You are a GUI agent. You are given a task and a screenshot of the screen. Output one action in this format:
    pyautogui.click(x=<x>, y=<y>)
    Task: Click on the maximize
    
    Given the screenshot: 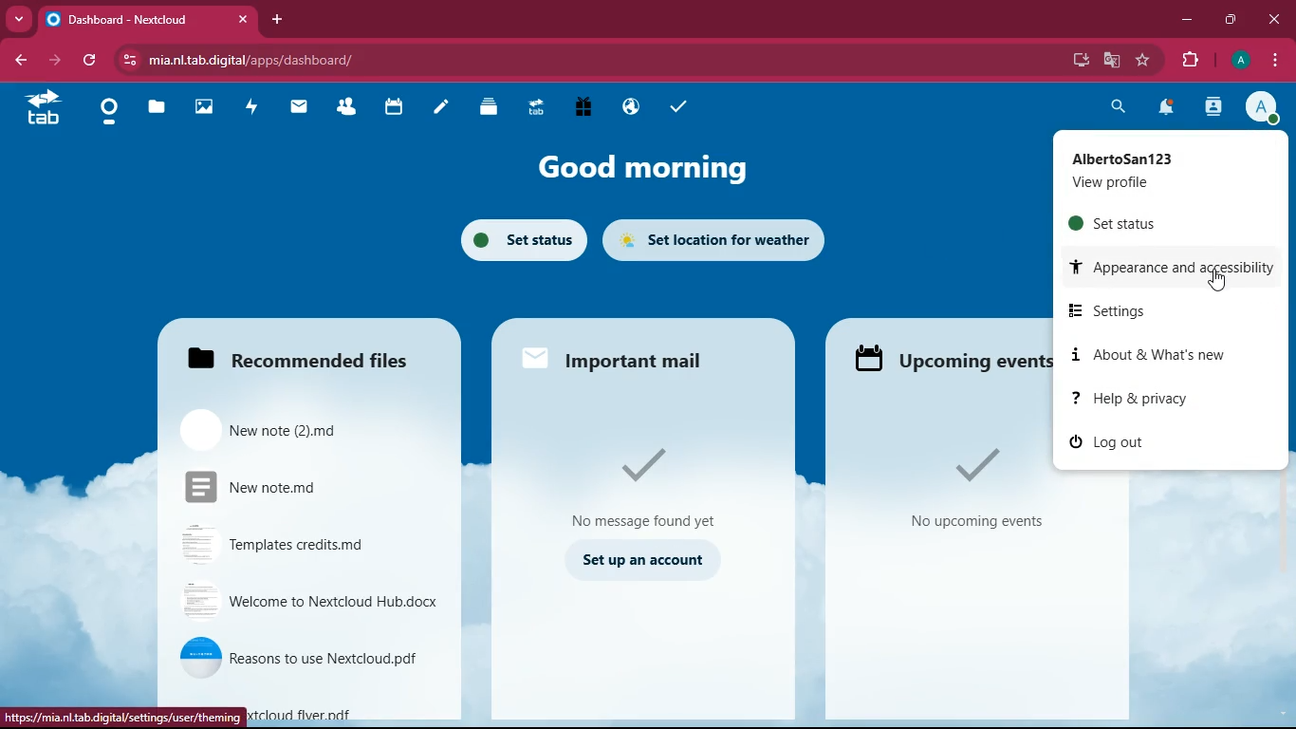 What is the action you would take?
    pyautogui.click(x=1232, y=20)
    